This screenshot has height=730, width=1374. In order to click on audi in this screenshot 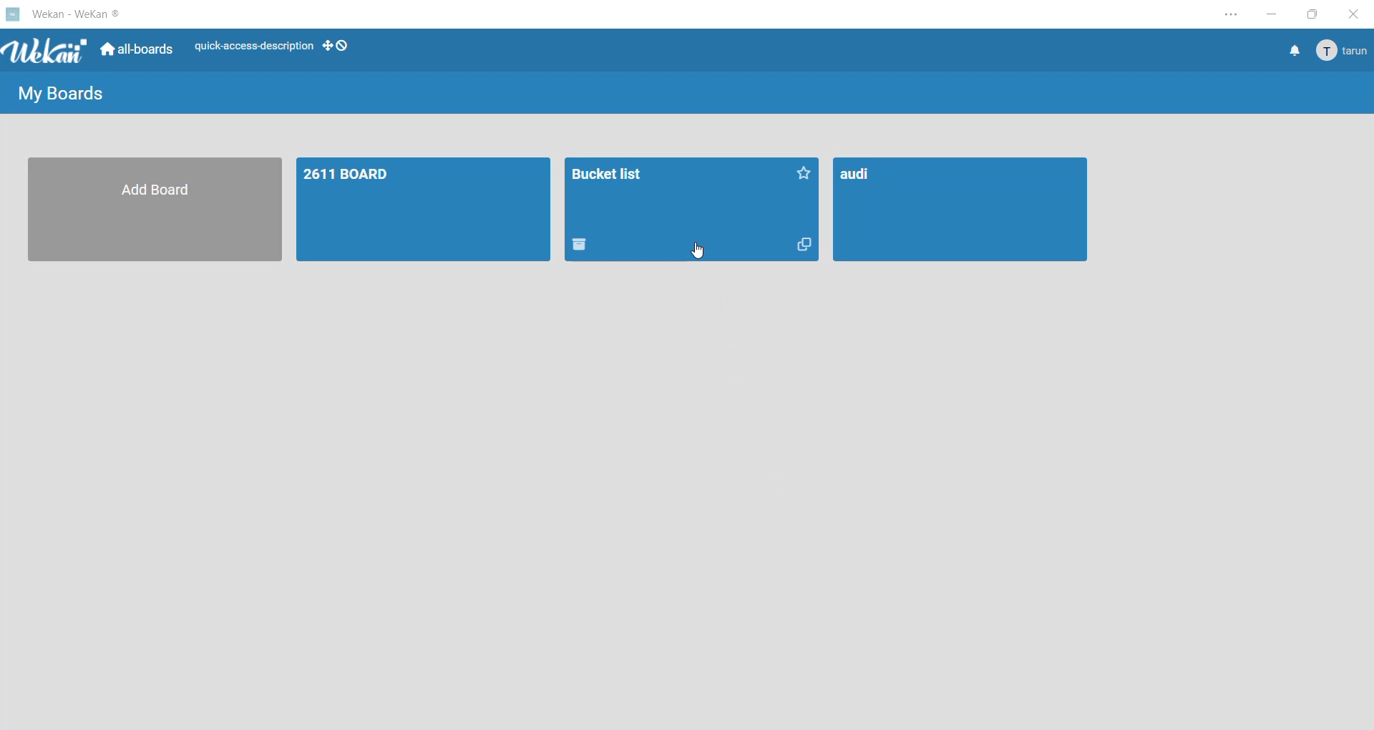, I will do `click(962, 210)`.